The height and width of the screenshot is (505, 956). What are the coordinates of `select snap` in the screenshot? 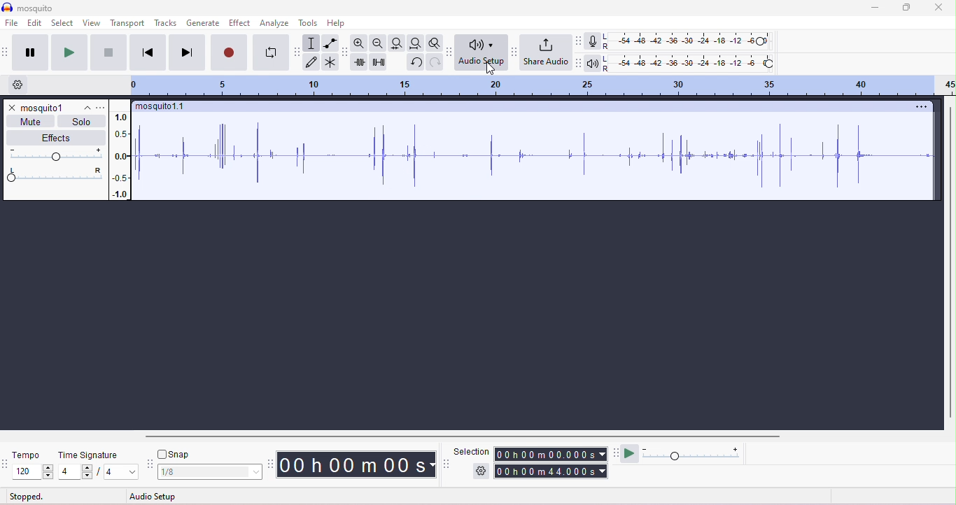 It's located at (211, 472).